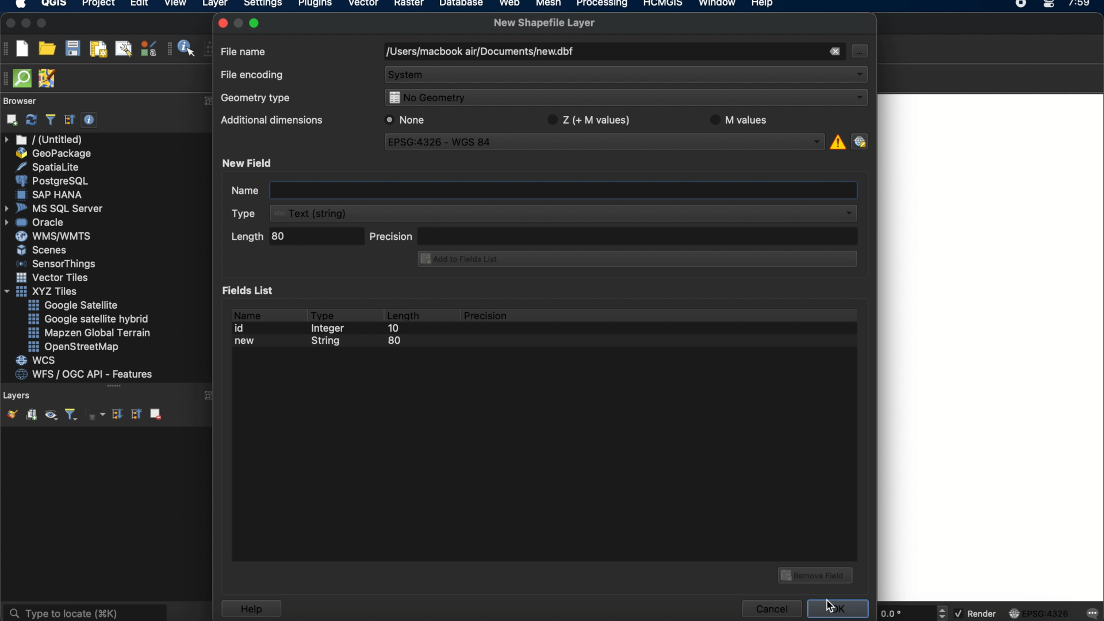 This screenshot has width=1104, height=621. I want to click on expand all, so click(116, 415).